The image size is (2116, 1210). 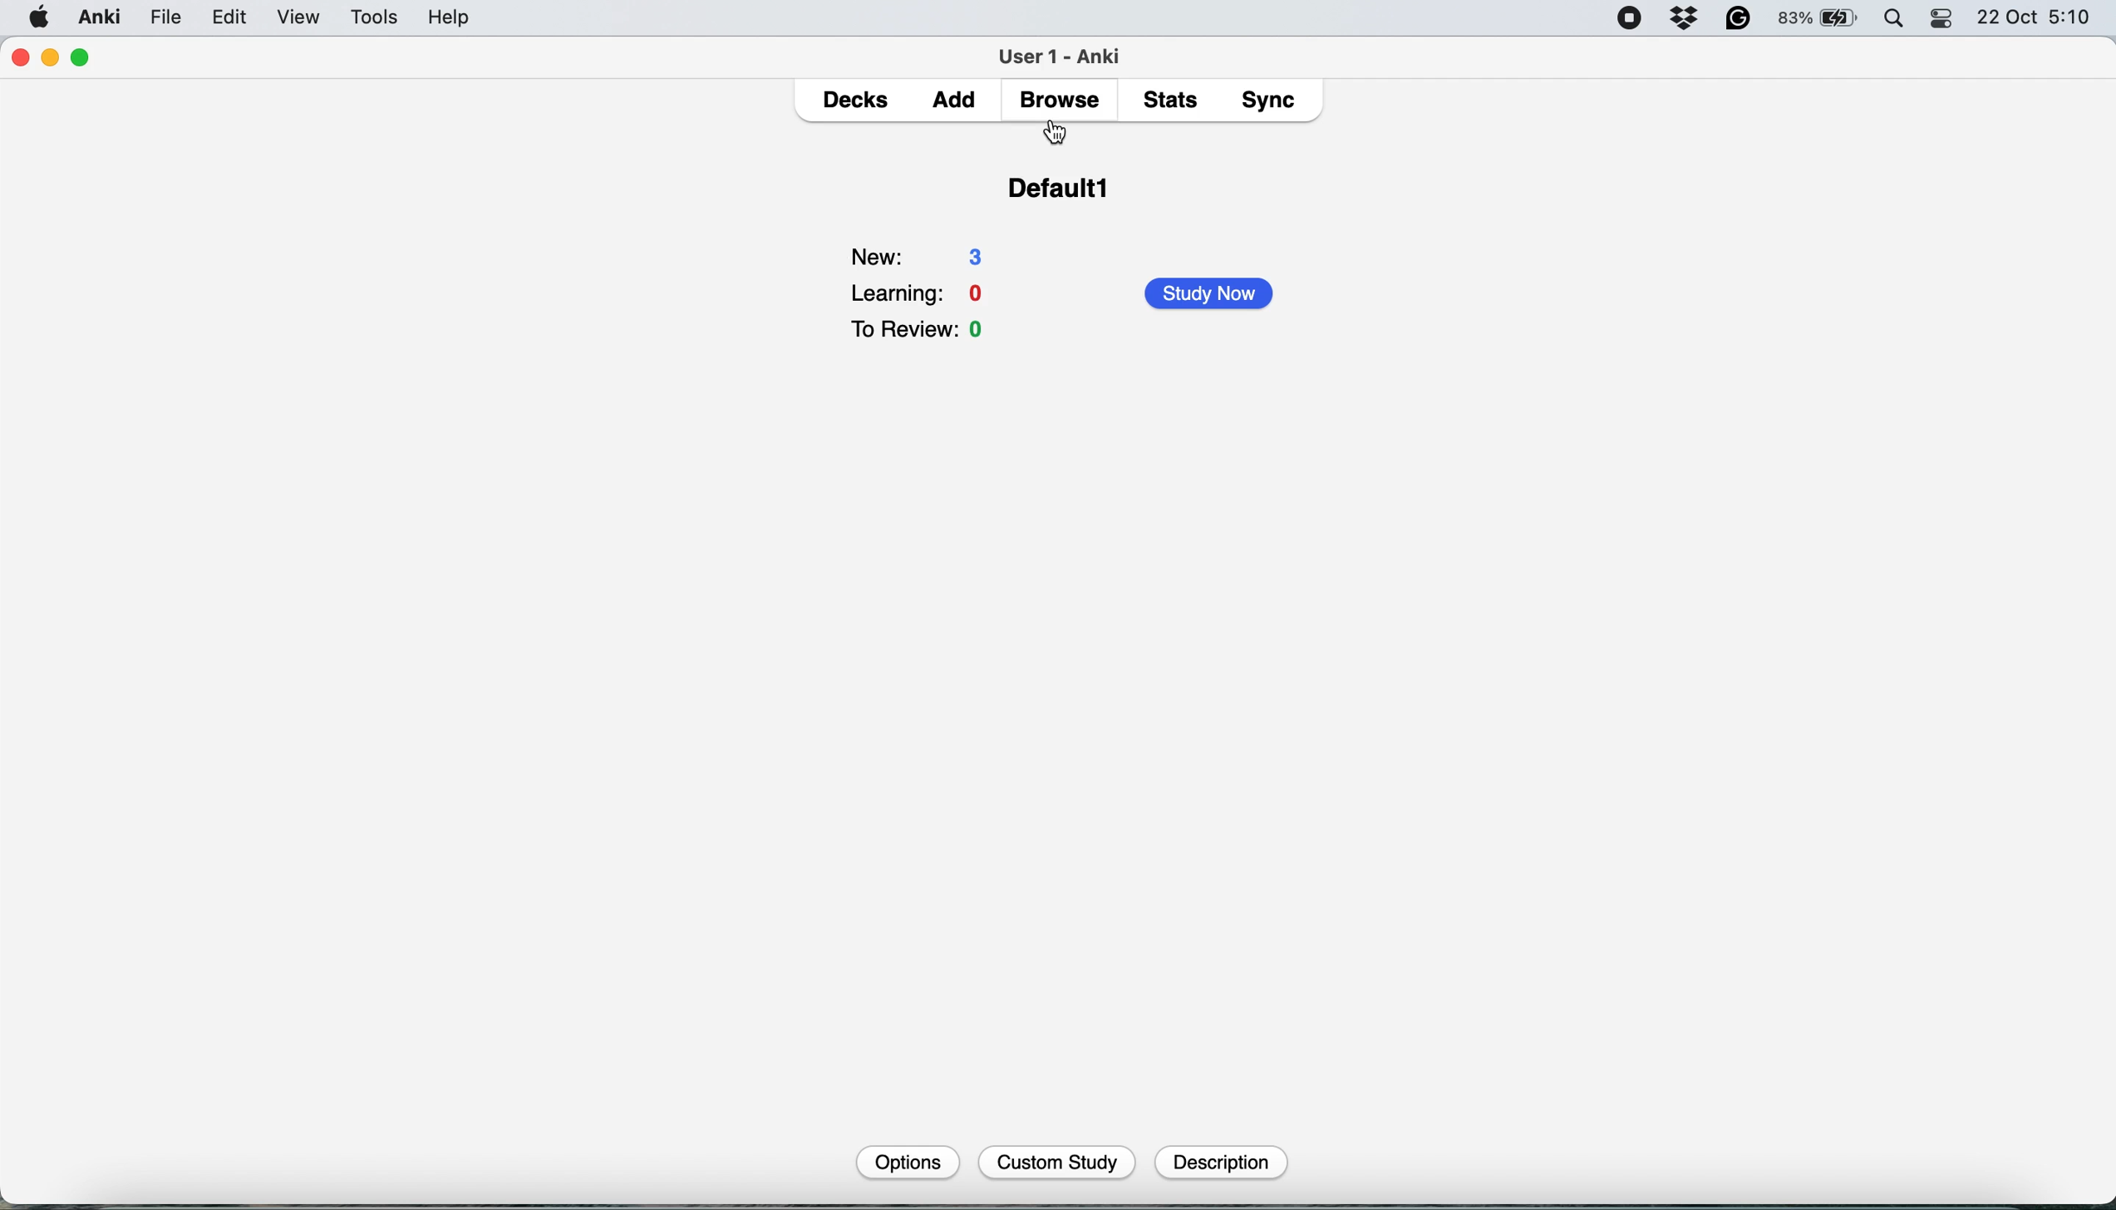 I want to click on Learning: 0, so click(x=921, y=291).